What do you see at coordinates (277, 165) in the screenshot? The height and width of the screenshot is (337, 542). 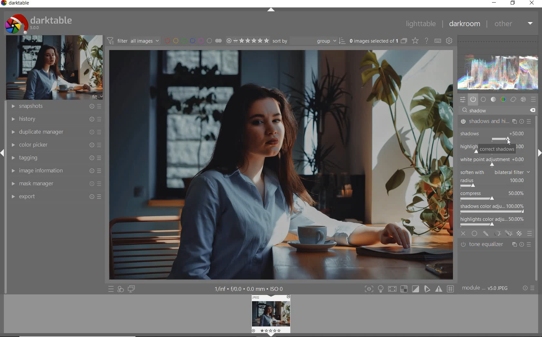 I see `selected image` at bounding box center [277, 165].